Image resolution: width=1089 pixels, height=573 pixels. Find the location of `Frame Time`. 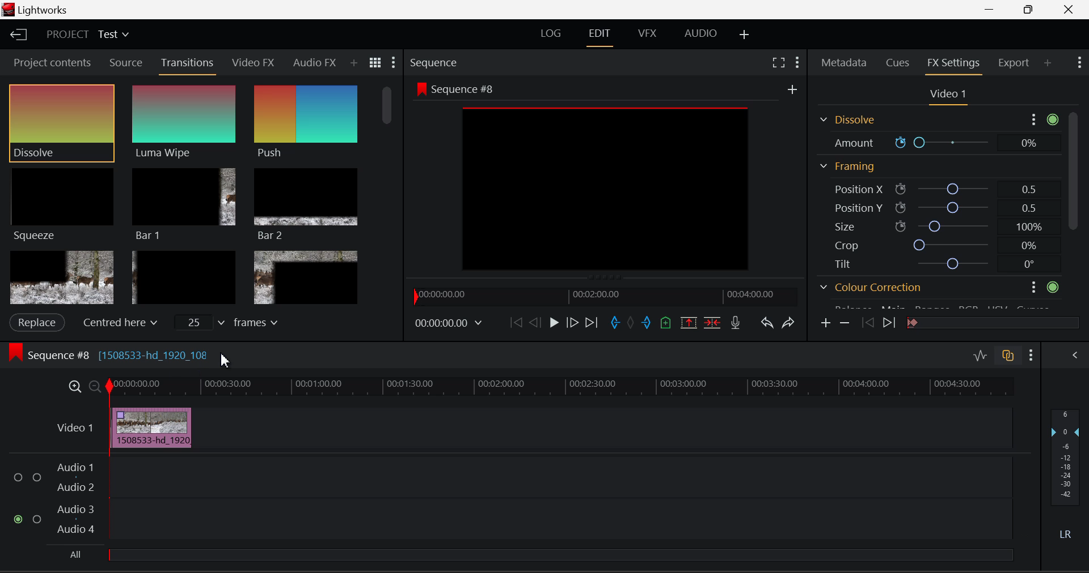

Frame Time is located at coordinates (449, 324).